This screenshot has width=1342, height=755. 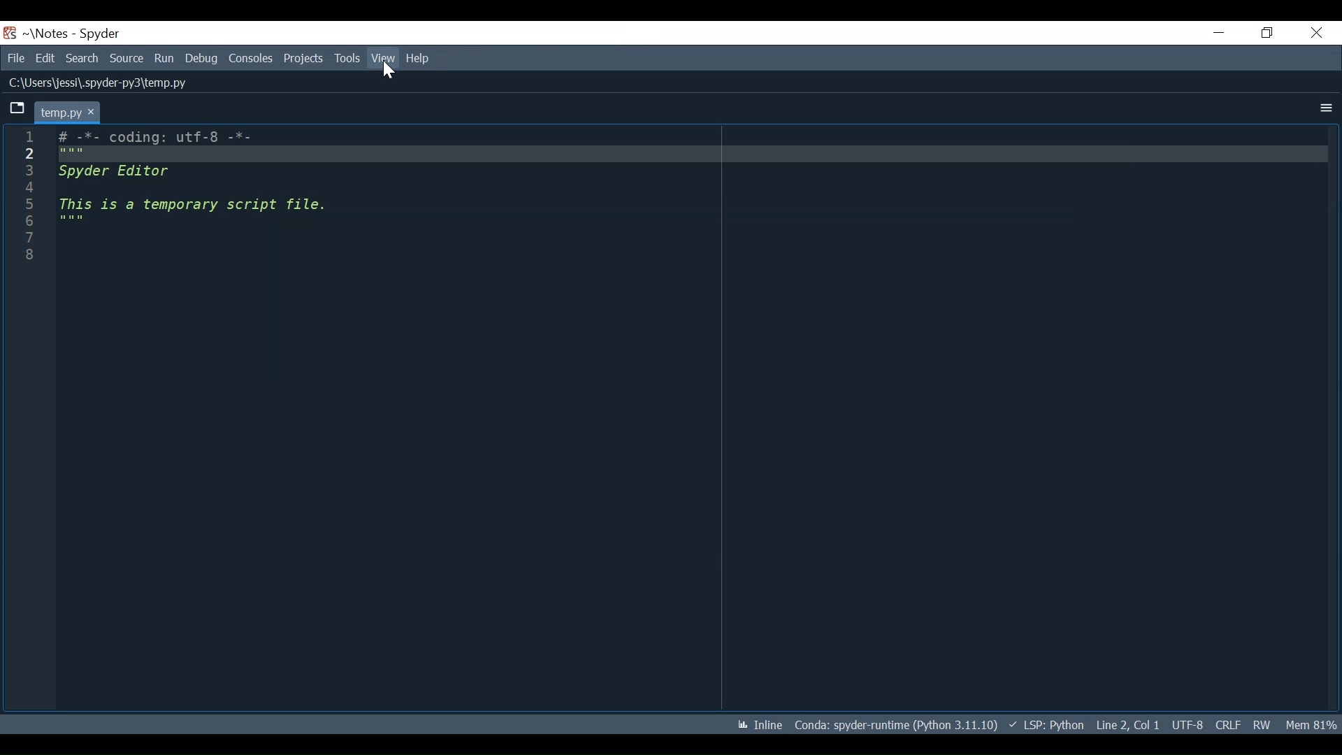 I want to click on Conda Environment Indicator, so click(x=895, y=724).